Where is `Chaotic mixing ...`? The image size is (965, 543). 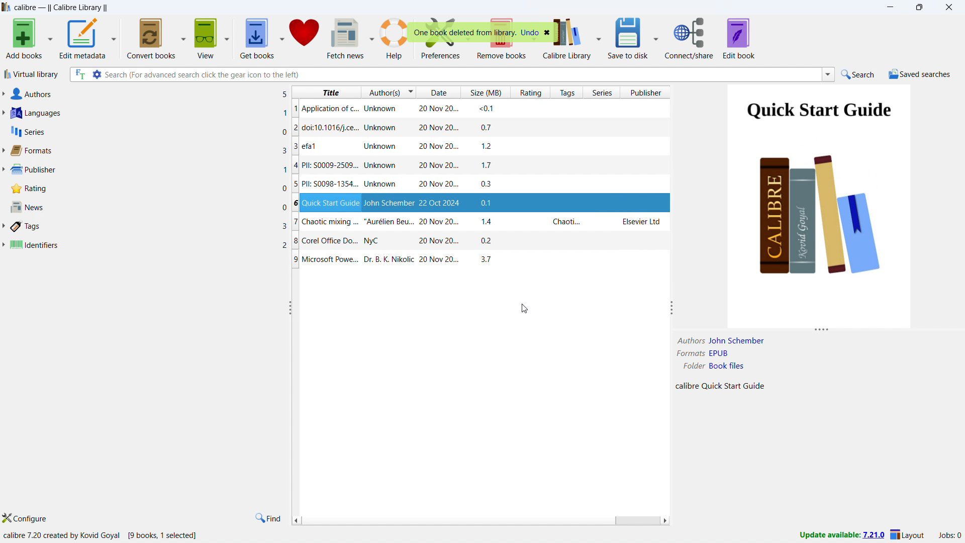 Chaotic mixing ... is located at coordinates (484, 240).